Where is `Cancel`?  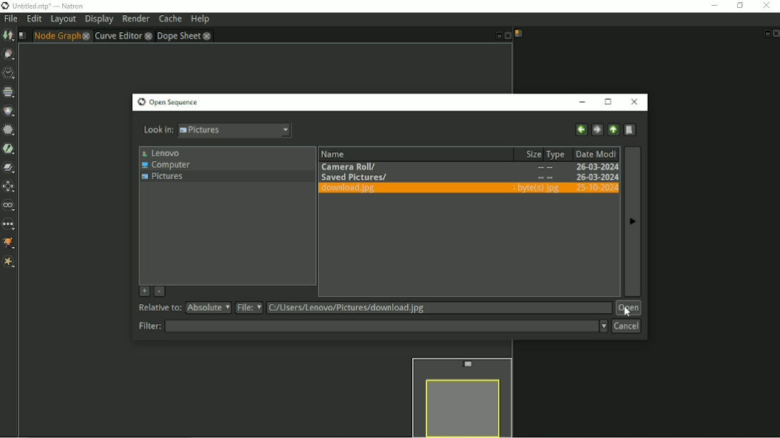
Cancel is located at coordinates (626, 326).